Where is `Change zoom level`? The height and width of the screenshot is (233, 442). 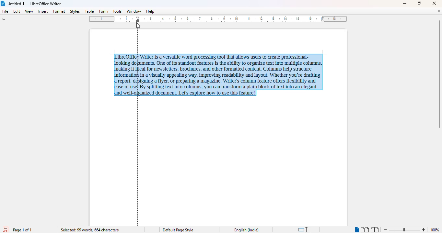
Change zoom level is located at coordinates (404, 229).